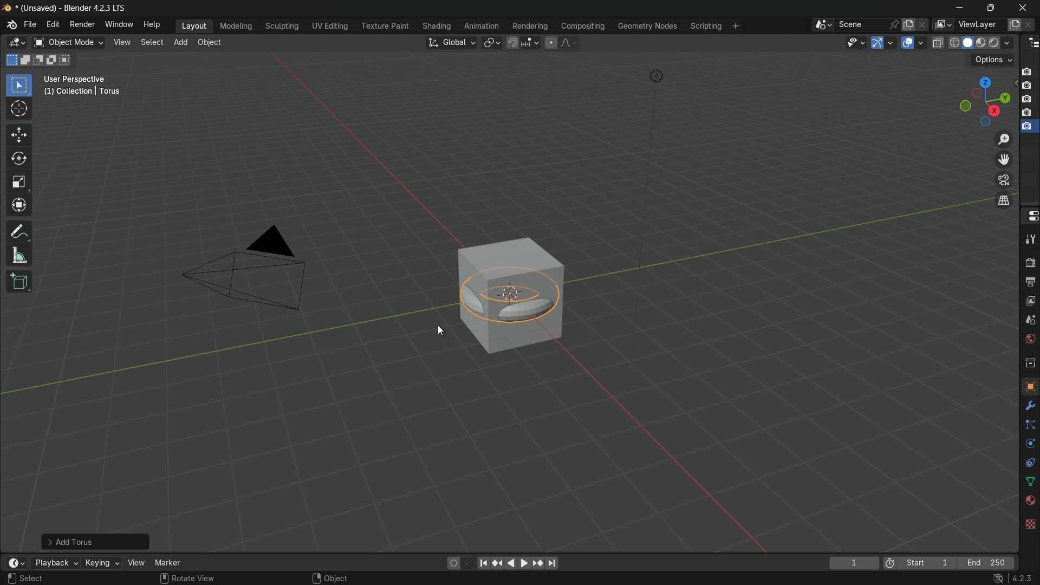 Image resolution: width=1040 pixels, height=585 pixels. I want to click on no internet, so click(996, 578).